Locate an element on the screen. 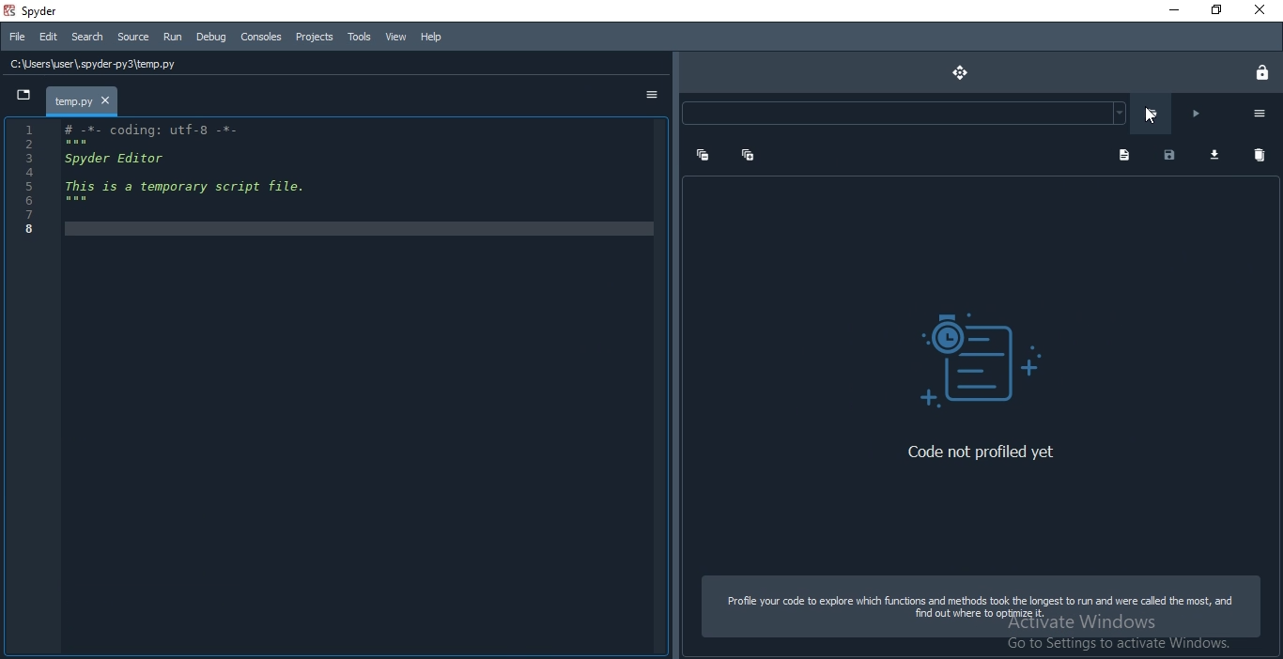 This screenshot has height=659, width=1283. Search is located at coordinates (87, 38).